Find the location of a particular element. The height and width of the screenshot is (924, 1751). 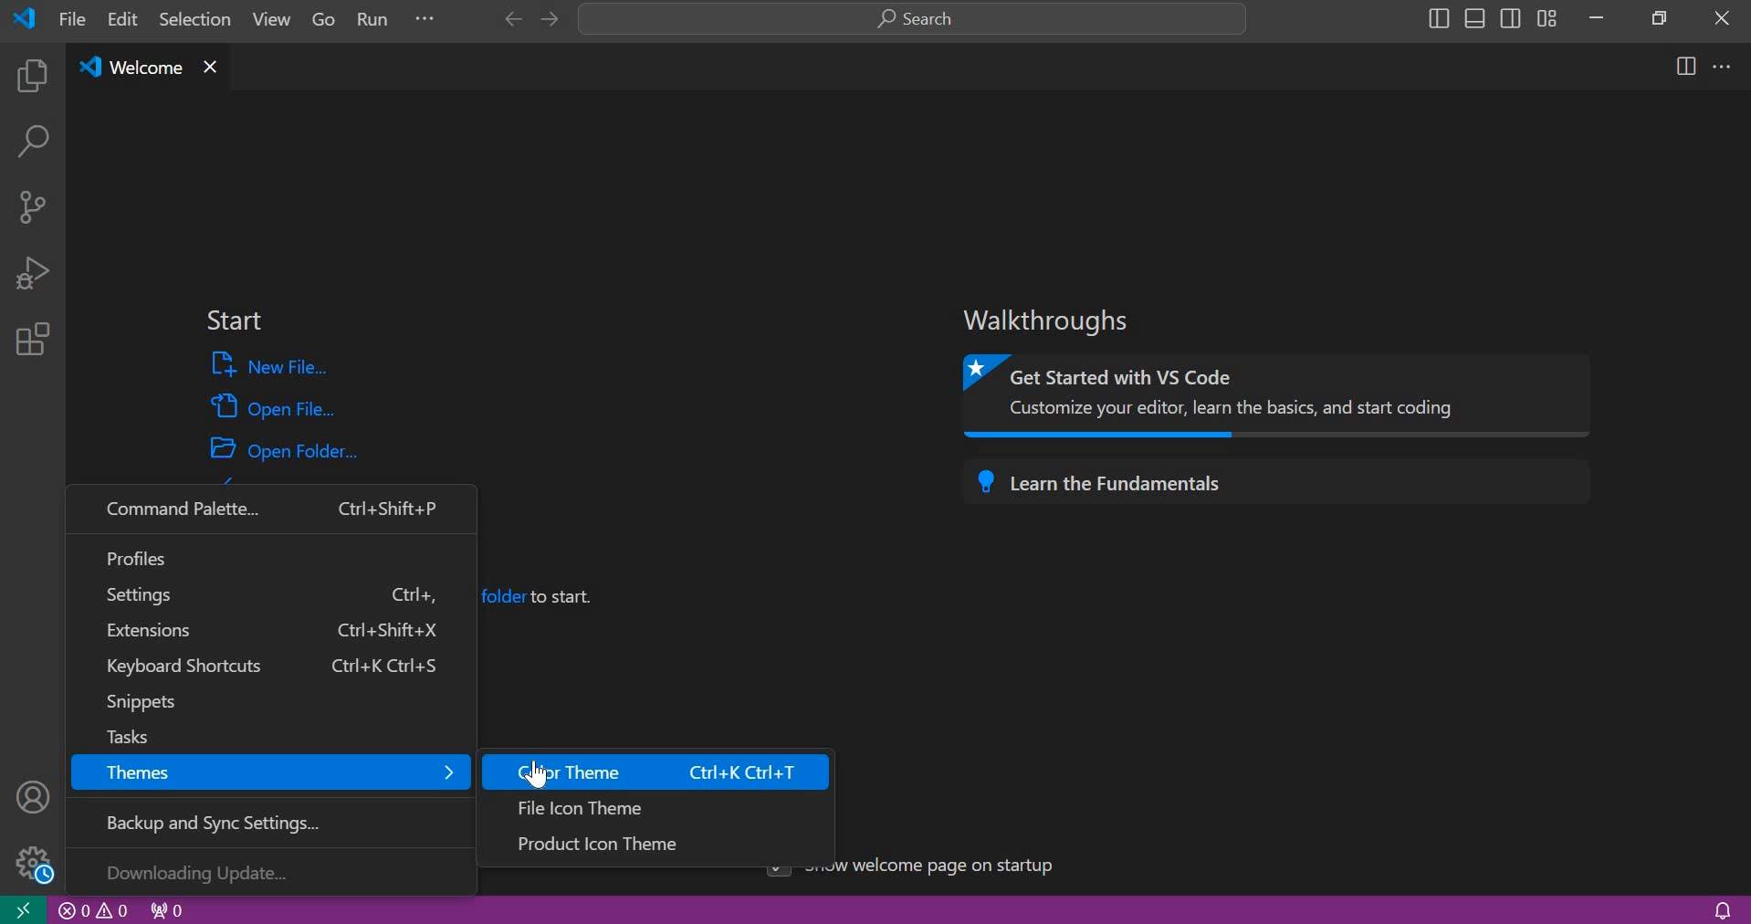

source control is located at coordinates (32, 205).